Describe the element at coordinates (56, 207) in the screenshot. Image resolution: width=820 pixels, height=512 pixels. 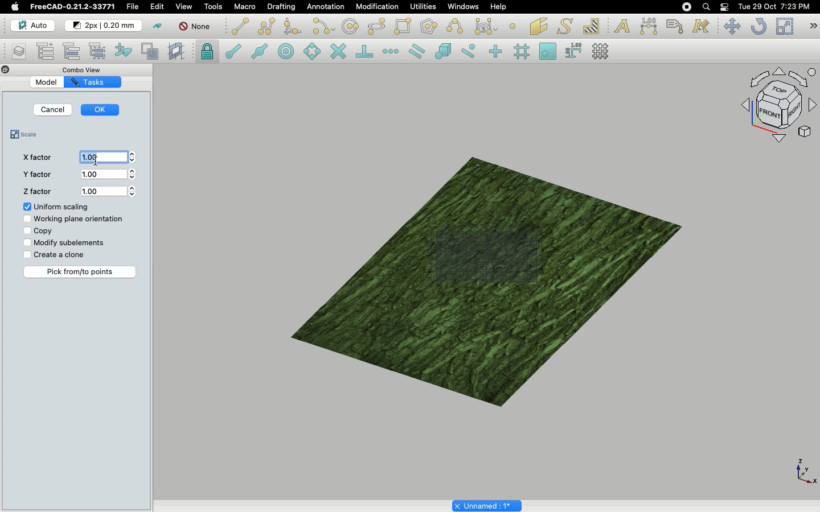
I see `Uniform scaling` at that location.